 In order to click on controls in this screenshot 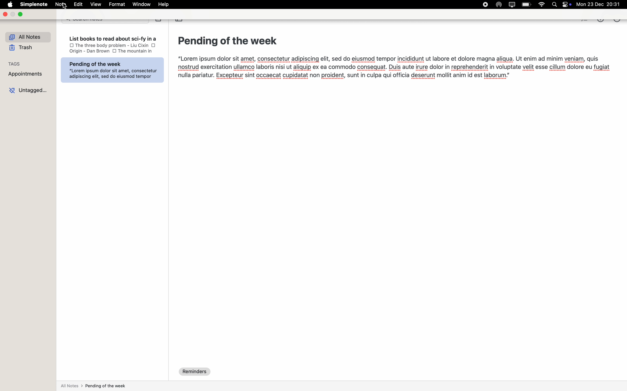, I will do `click(567, 4)`.